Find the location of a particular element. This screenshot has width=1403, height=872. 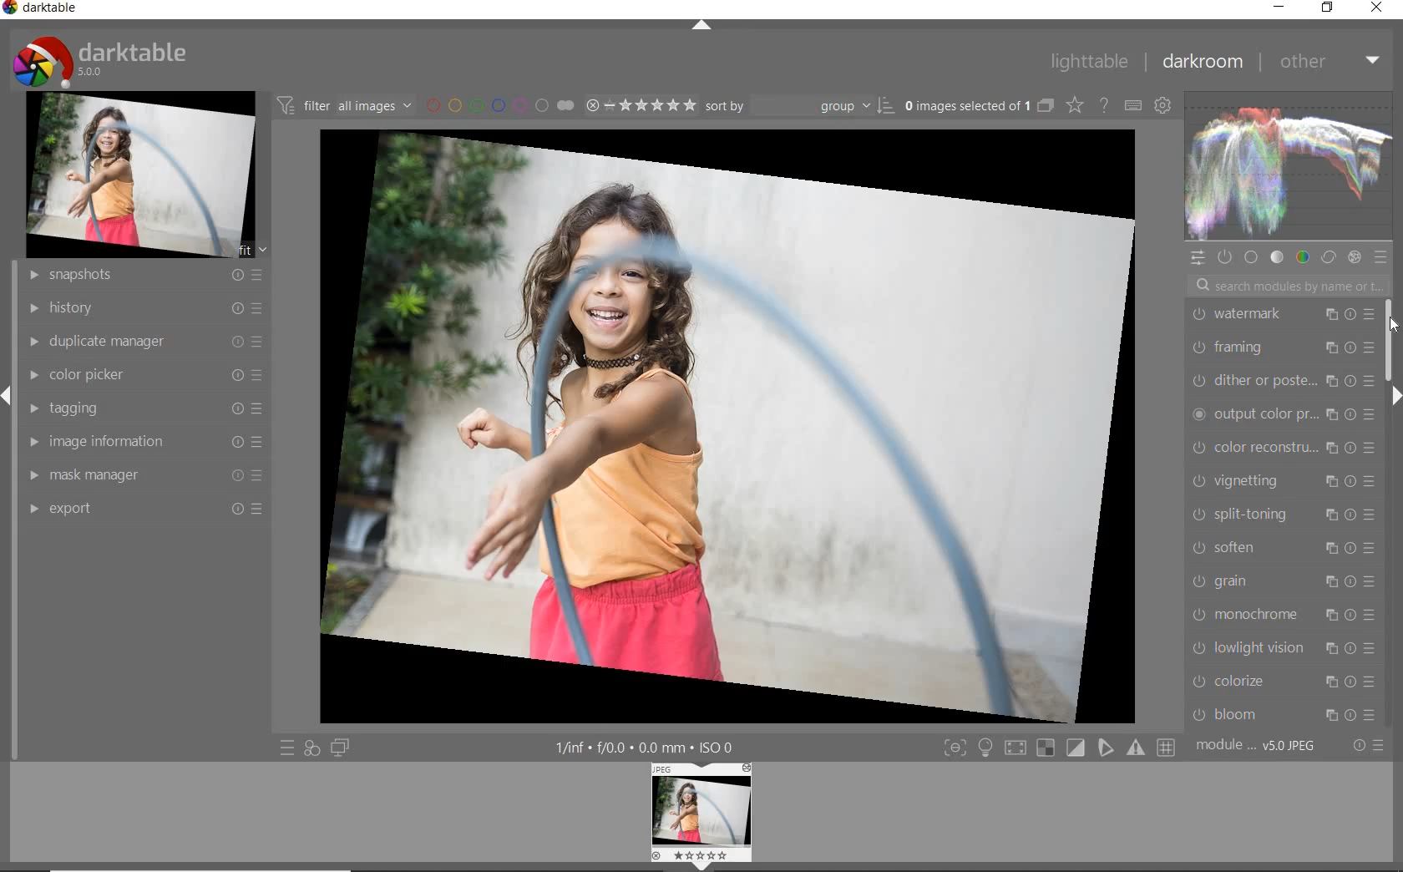

tagging is located at coordinates (144, 408).